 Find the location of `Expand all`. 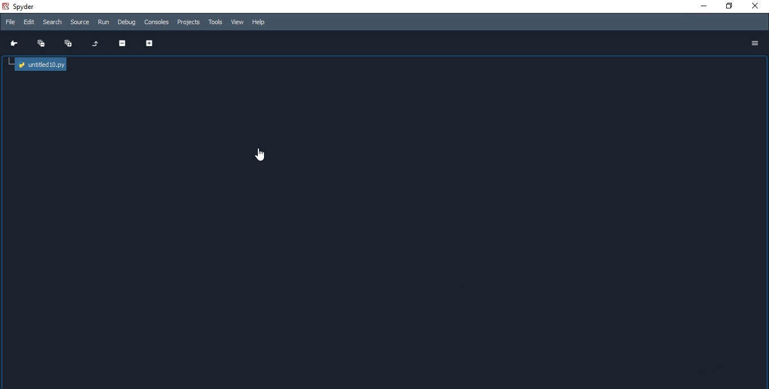

Expand all is located at coordinates (66, 44).